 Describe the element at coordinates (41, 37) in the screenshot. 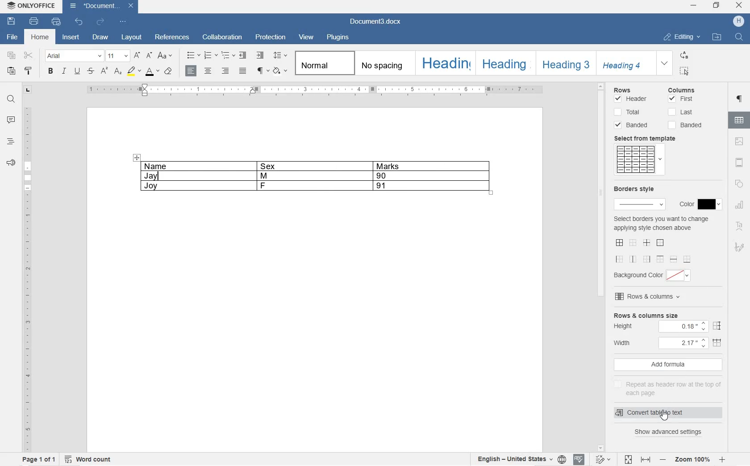

I see `HOME` at that location.